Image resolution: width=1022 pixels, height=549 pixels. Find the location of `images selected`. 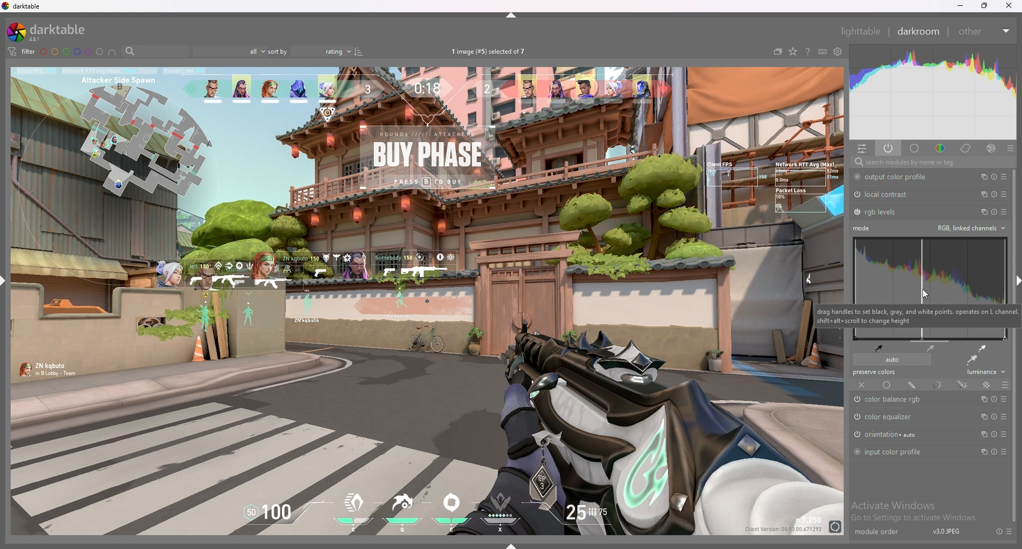

images selected is located at coordinates (489, 51).